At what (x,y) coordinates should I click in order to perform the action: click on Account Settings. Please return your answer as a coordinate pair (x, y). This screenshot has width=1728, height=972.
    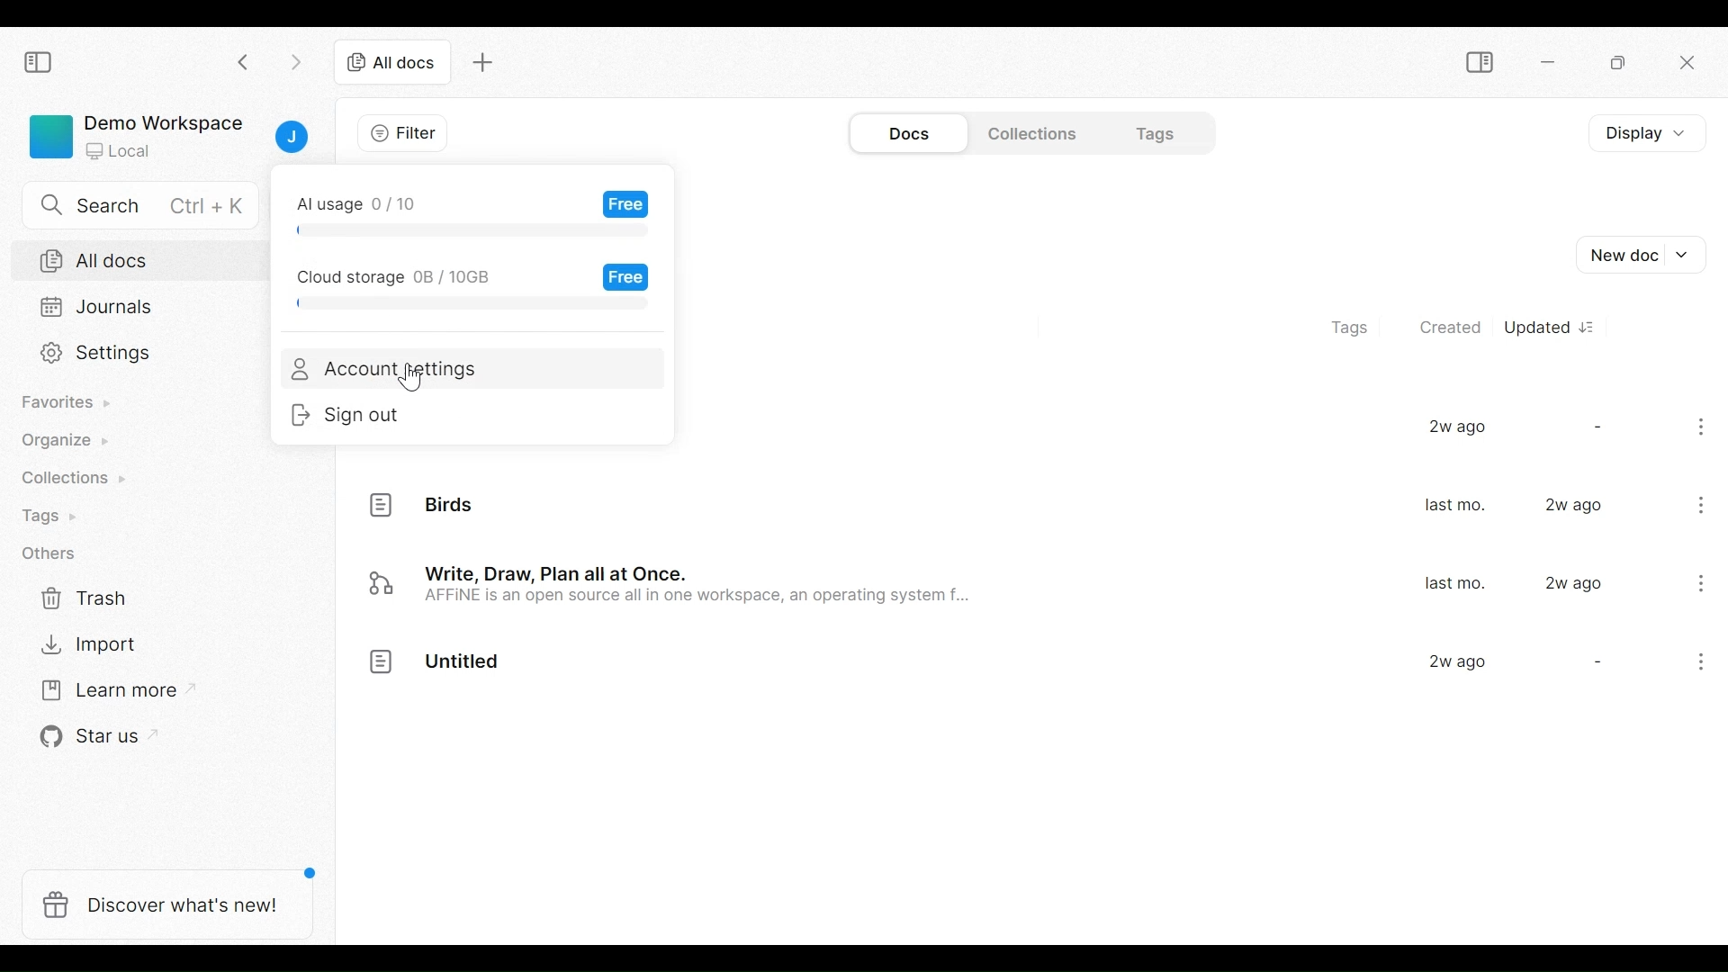
    Looking at the image, I should click on (391, 370).